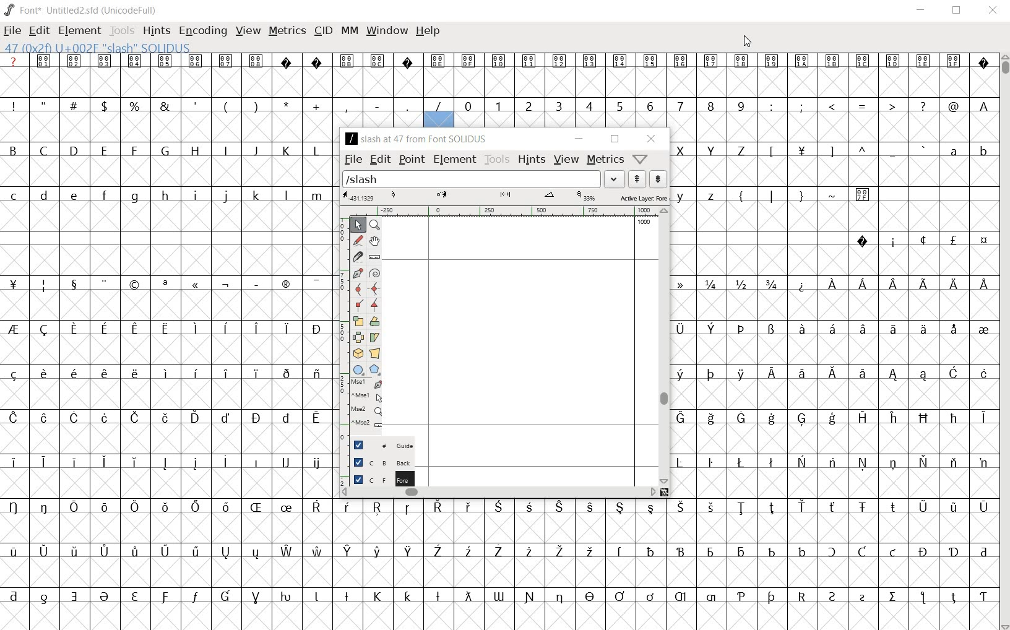 The height and width of the screenshot is (630, 1010). What do you see at coordinates (157, 32) in the screenshot?
I see `HINTS` at bounding box center [157, 32].